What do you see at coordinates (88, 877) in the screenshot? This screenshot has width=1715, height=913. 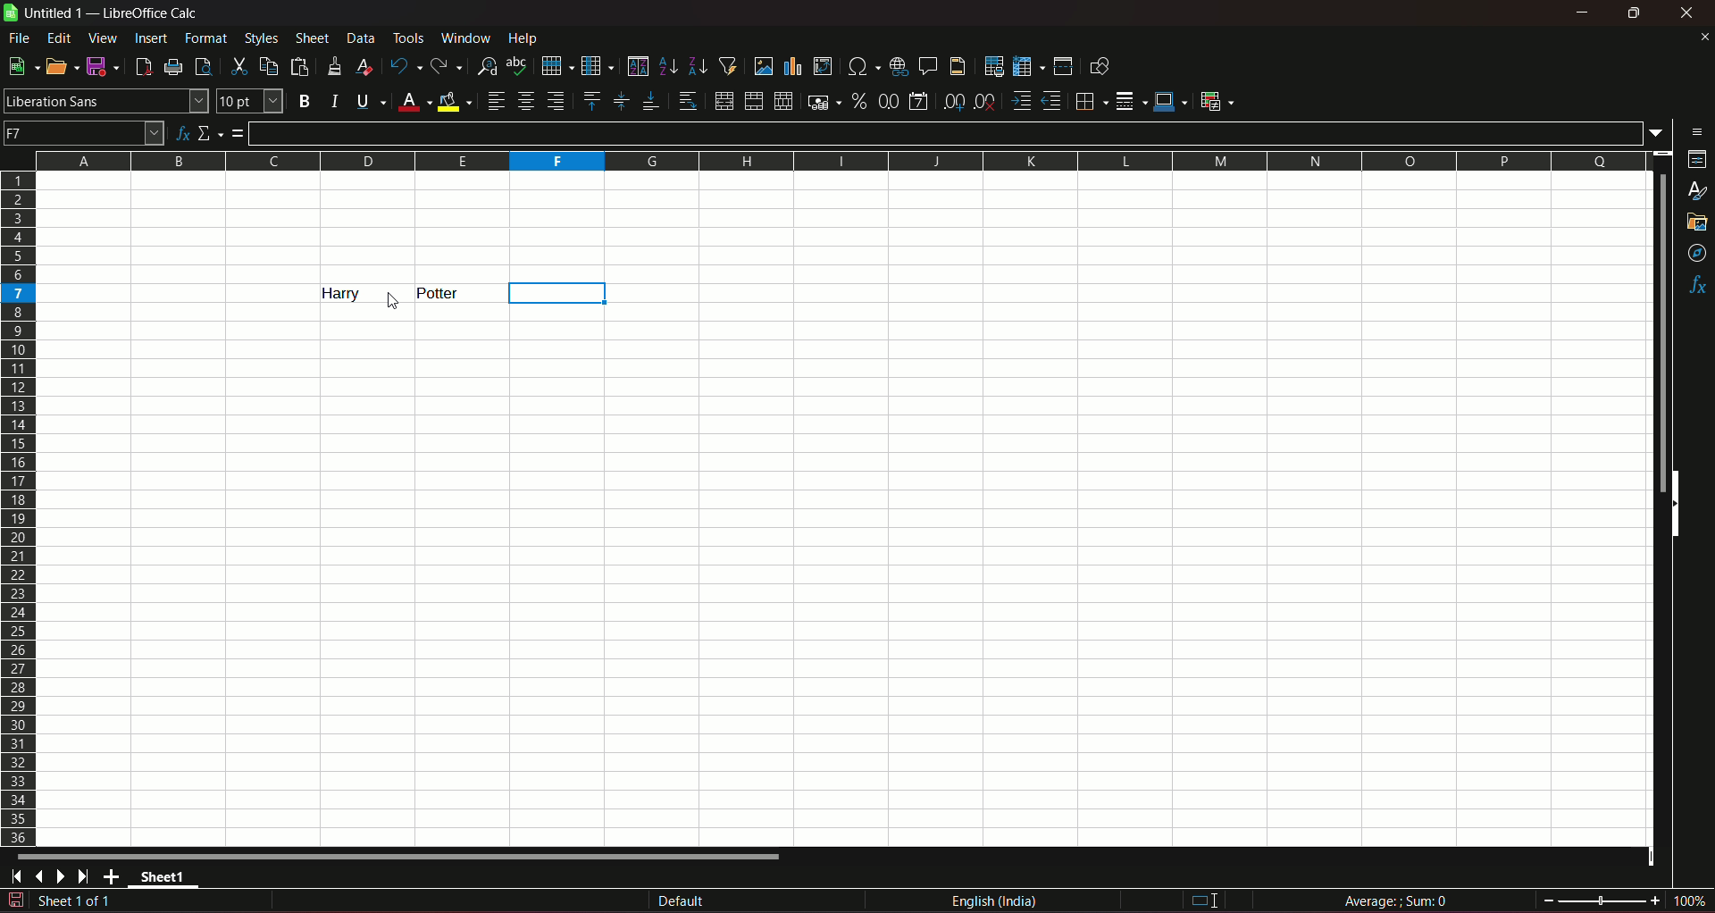 I see `scroll to last` at bounding box center [88, 877].